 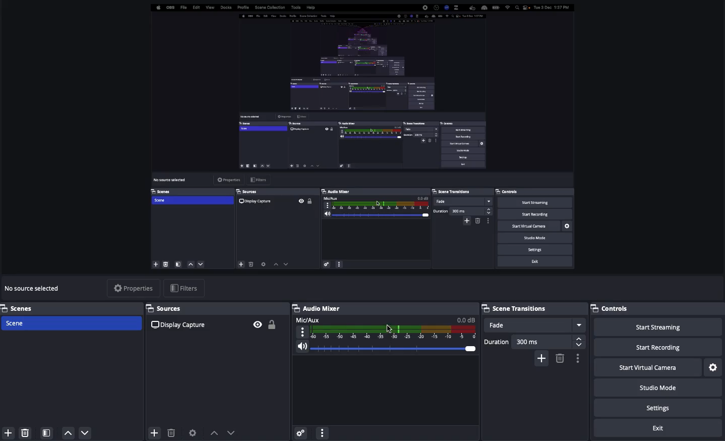 What do you see at coordinates (7, 433) in the screenshot?
I see `Add` at bounding box center [7, 433].